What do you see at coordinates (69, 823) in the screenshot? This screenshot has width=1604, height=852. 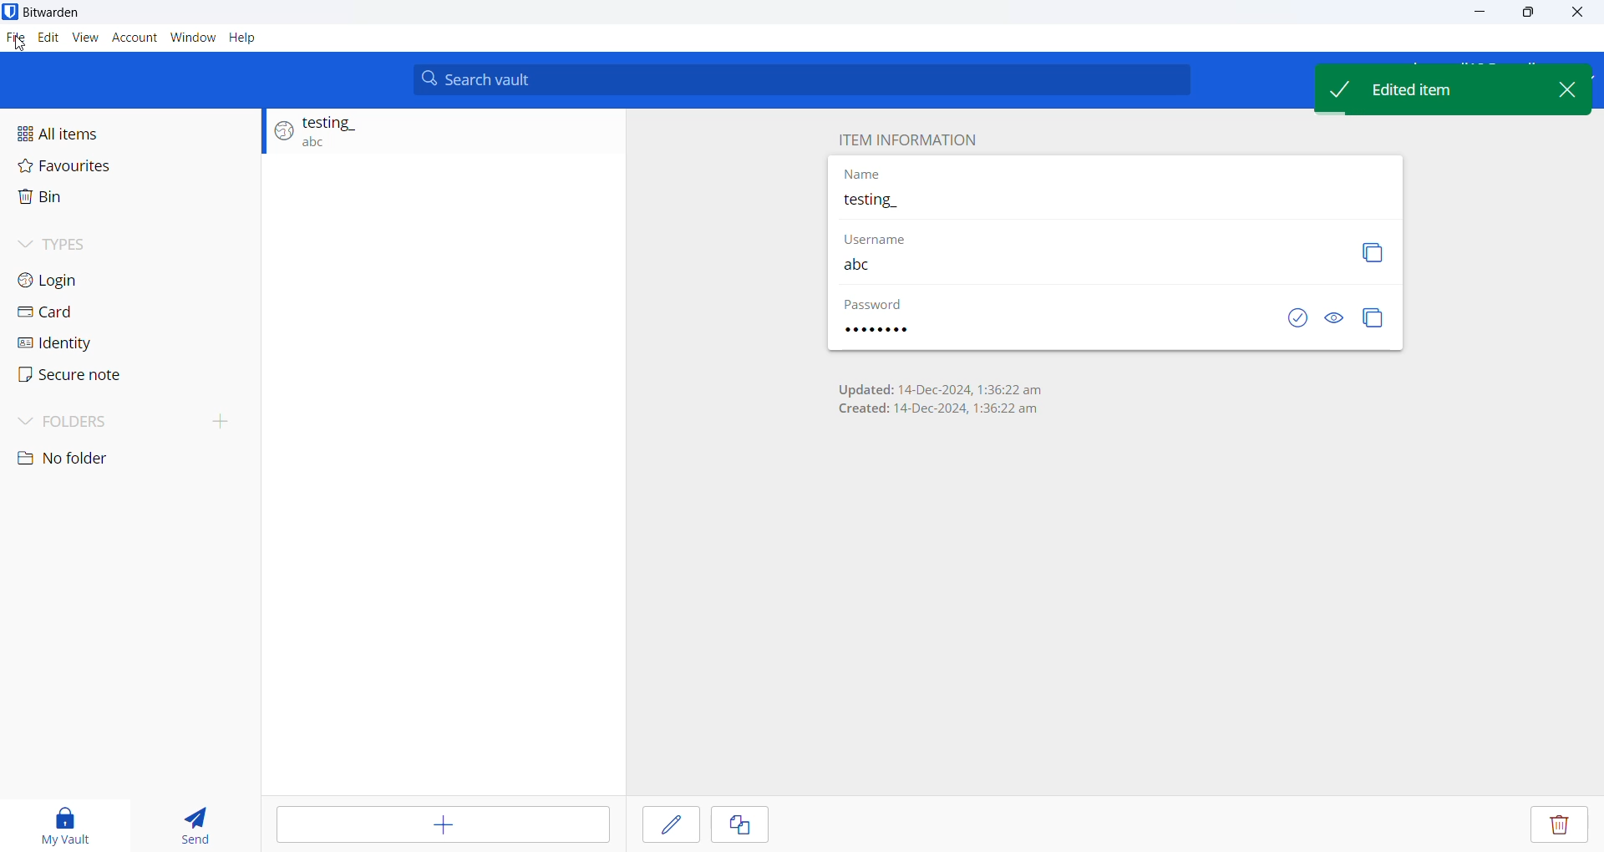 I see `My vault` at bounding box center [69, 823].